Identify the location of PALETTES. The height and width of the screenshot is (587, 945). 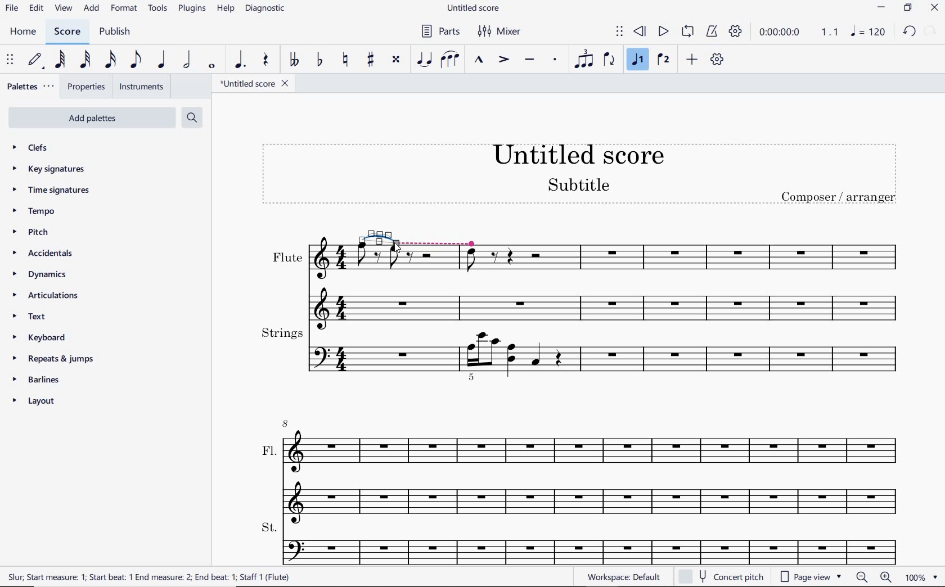
(31, 88).